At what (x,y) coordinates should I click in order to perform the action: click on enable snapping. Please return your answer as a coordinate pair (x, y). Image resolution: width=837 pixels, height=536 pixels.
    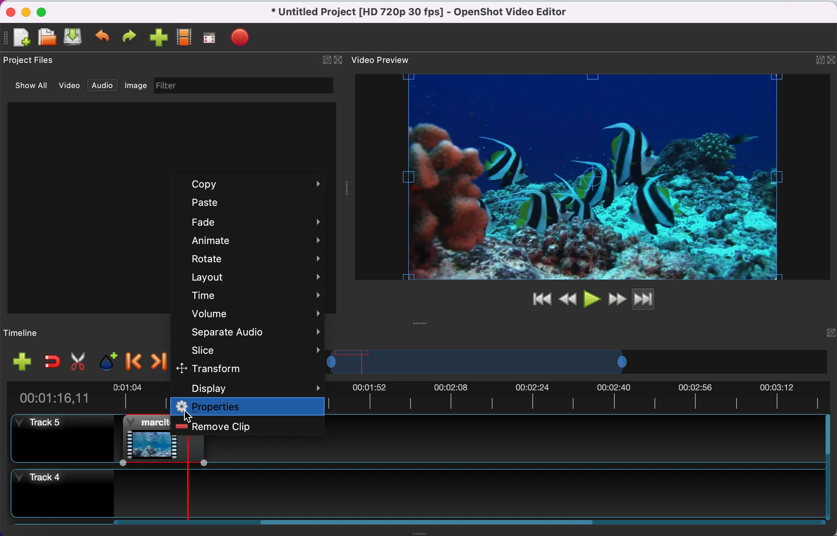
    Looking at the image, I should click on (48, 362).